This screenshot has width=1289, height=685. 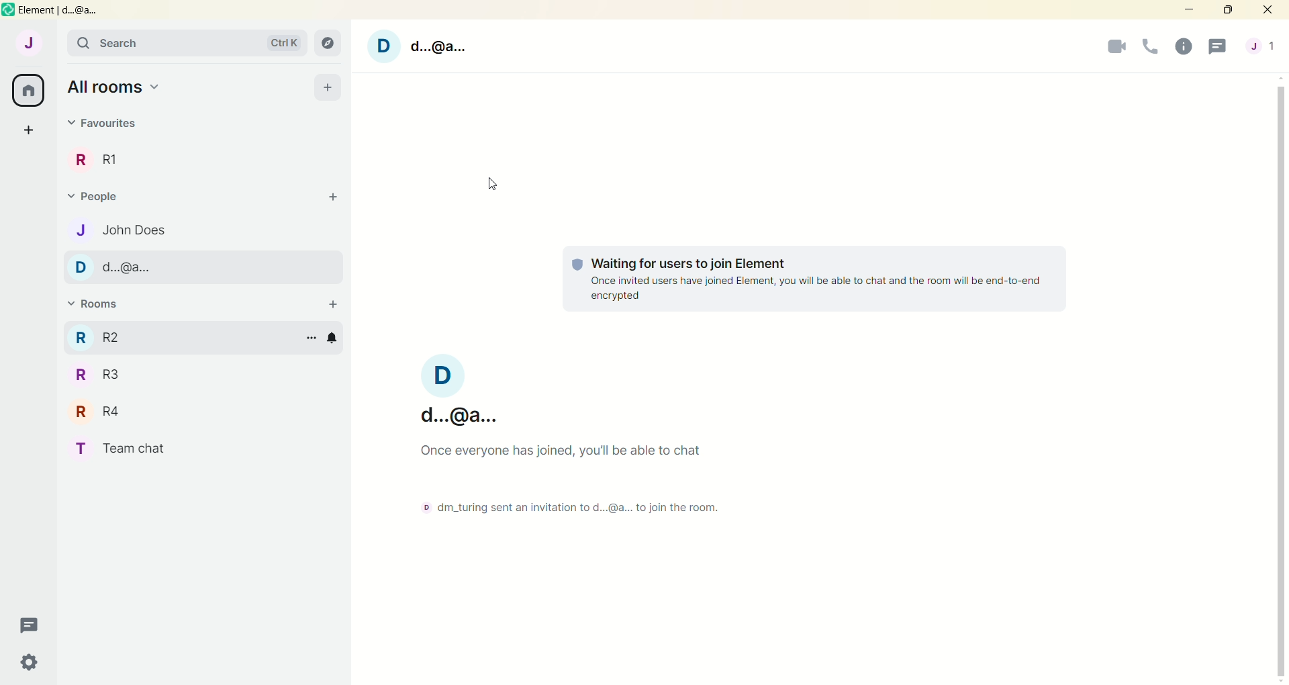 I want to click on © Waiting for users to join Element
Once invited users have joined Element, you will be able to chat and the room will be end-to-end
encrypted, so click(x=818, y=279).